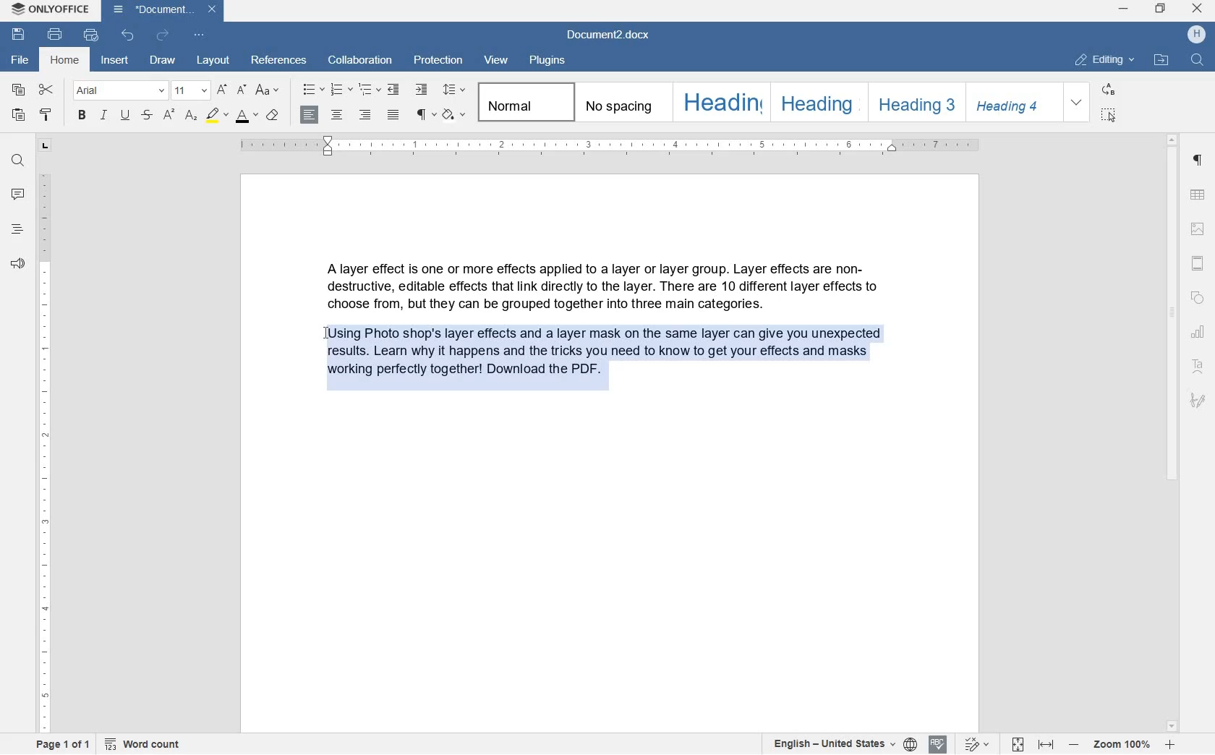 Image resolution: width=1215 pixels, height=755 pixels. What do you see at coordinates (455, 89) in the screenshot?
I see `PARAGRAPH LINE SPACING` at bounding box center [455, 89].